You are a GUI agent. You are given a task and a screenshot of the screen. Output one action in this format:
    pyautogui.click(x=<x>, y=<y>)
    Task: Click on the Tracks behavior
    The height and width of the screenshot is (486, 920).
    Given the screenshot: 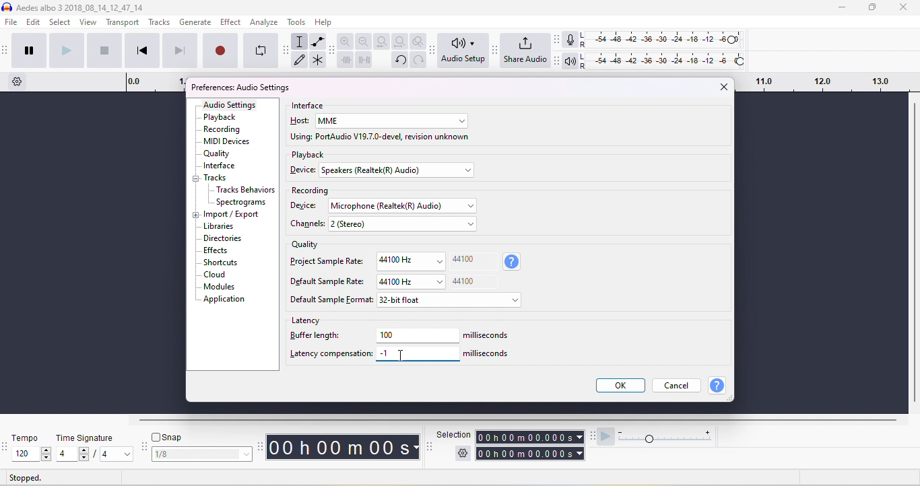 What is the action you would take?
    pyautogui.click(x=246, y=190)
    